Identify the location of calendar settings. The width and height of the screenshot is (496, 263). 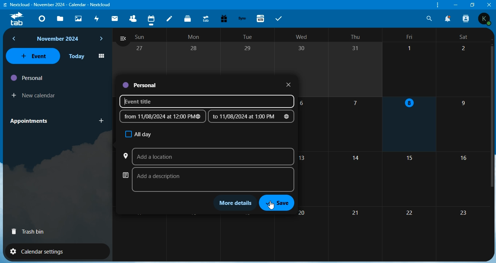
(47, 251).